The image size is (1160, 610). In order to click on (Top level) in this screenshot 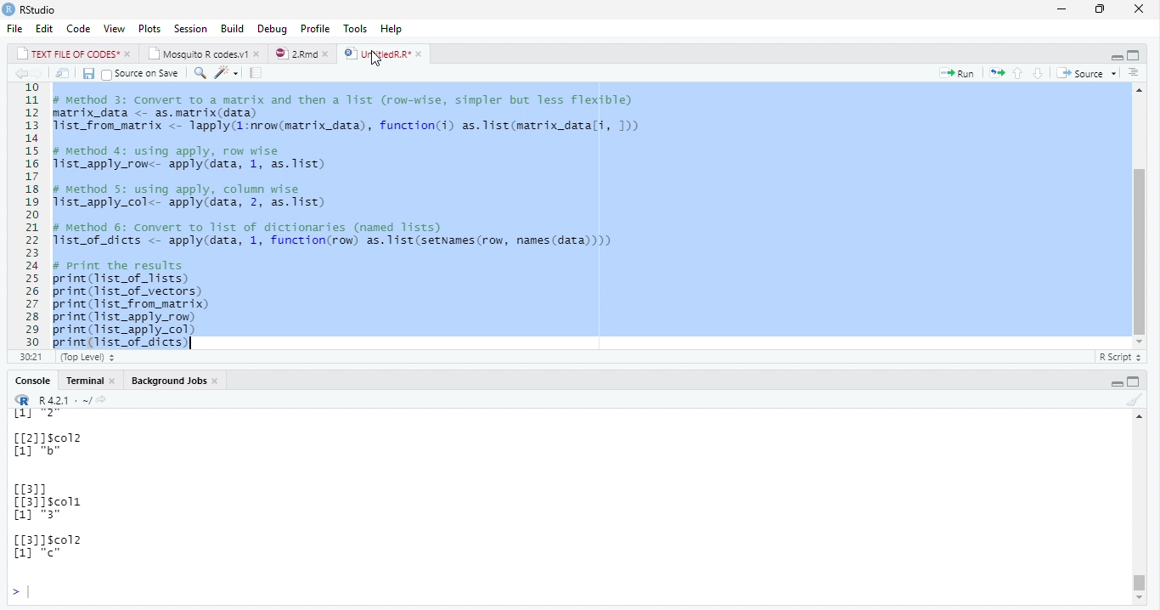, I will do `click(91, 358)`.